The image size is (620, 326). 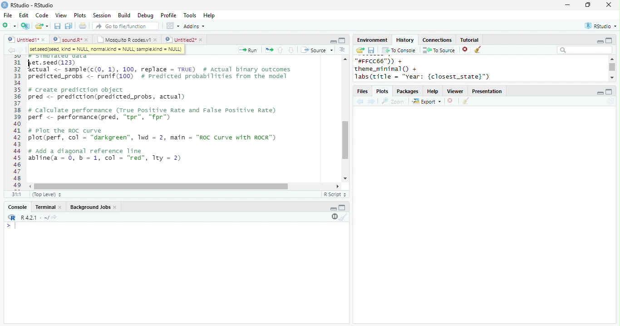 I want to click on Profile, so click(x=168, y=15).